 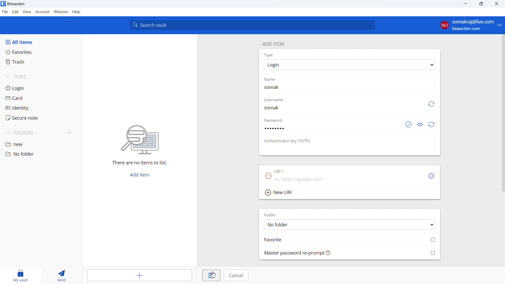 What do you see at coordinates (268, 176) in the screenshot?
I see `remove URl` at bounding box center [268, 176].